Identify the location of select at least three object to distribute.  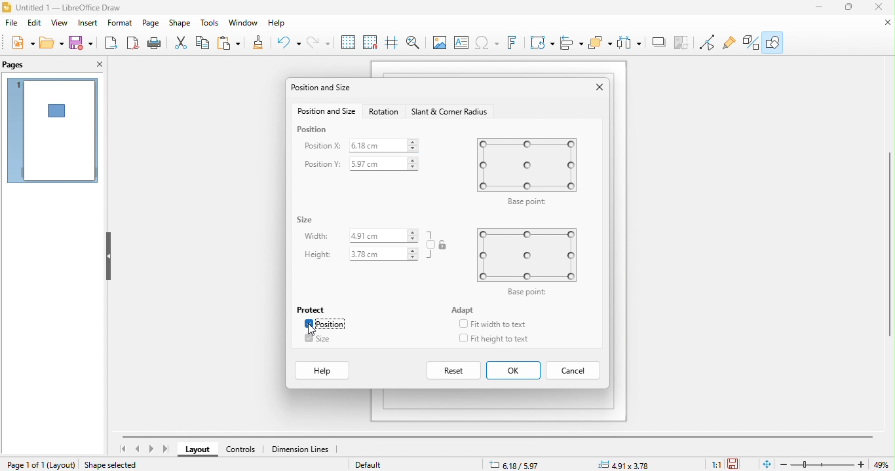
(601, 43).